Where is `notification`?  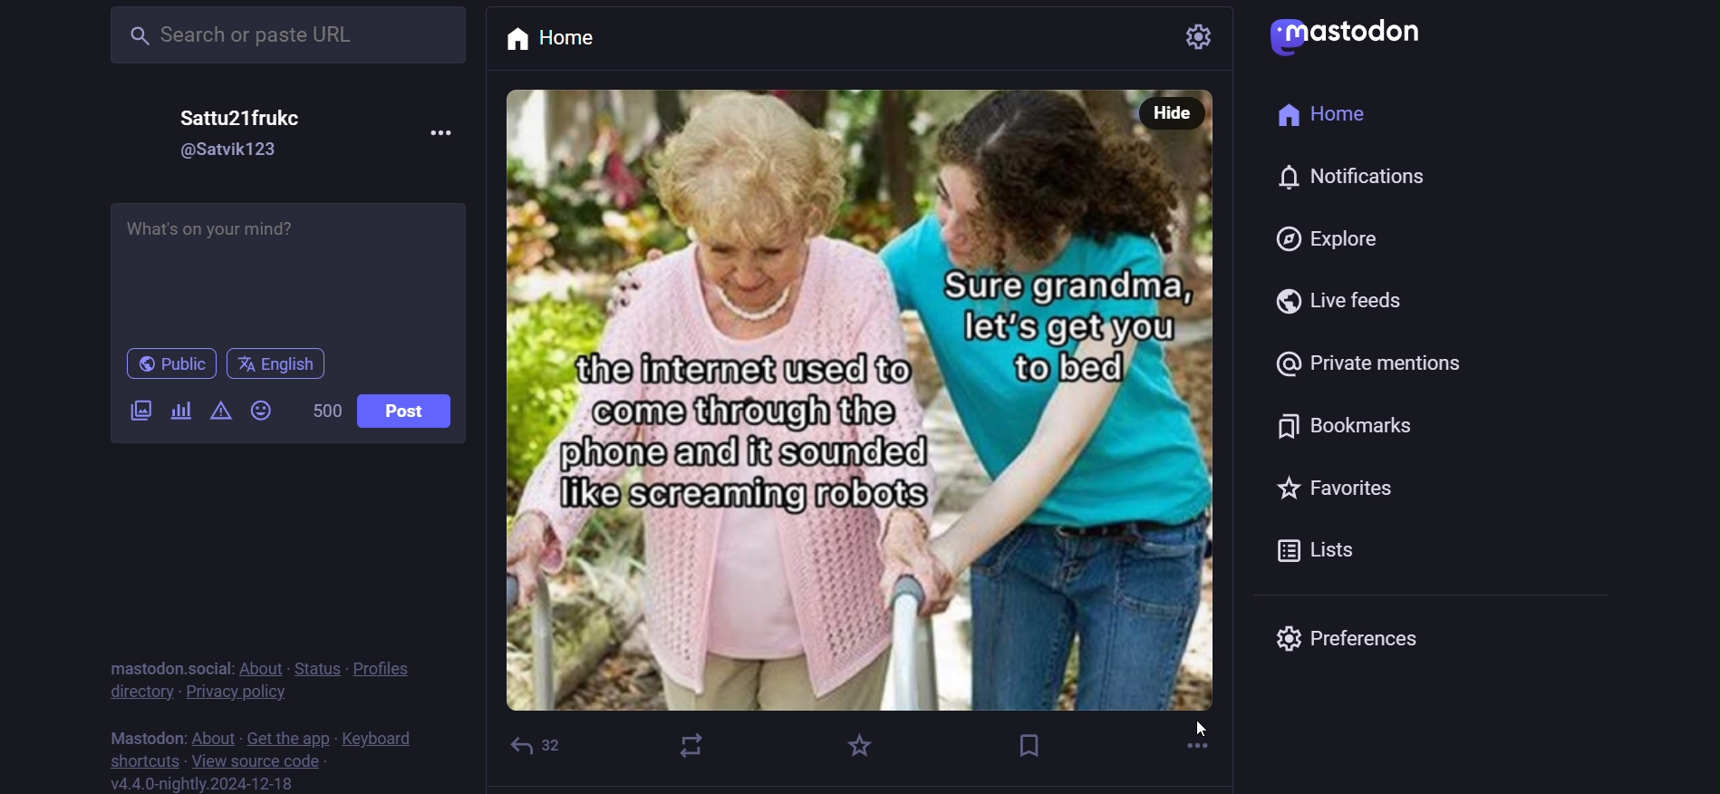
notification is located at coordinates (1339, 178).